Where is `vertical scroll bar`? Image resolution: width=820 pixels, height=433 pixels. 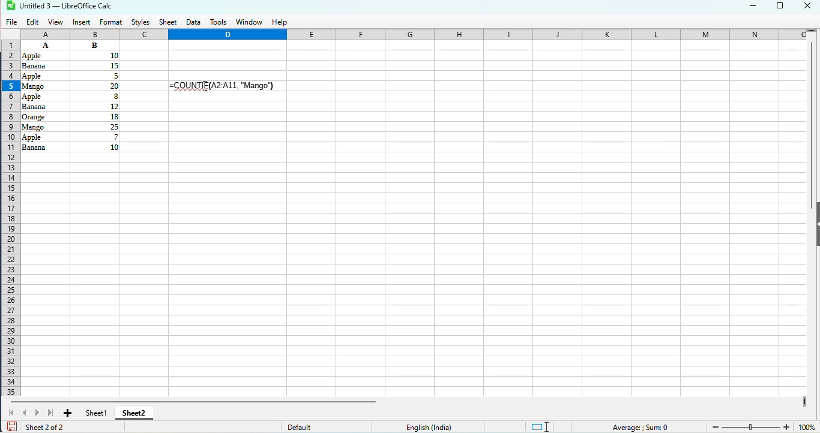
vertical scroll bar is located at coordinates (812, 126).